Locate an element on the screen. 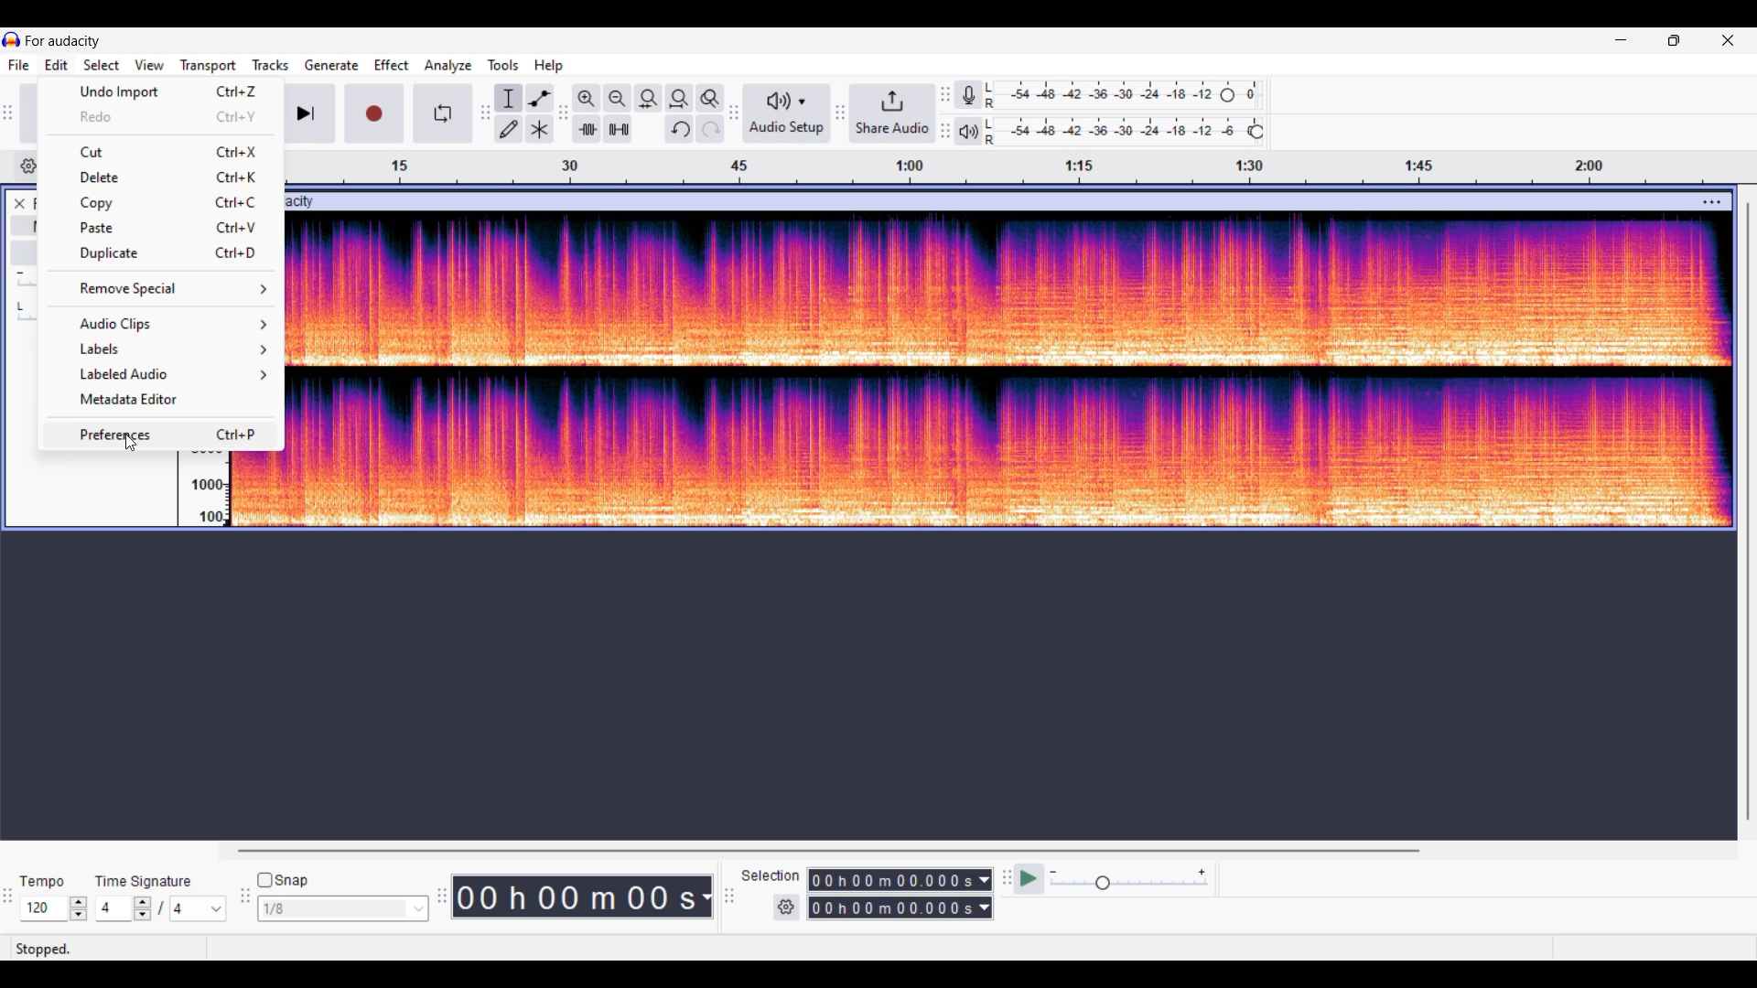  Analyze menu is located at coordinates (448, 67).